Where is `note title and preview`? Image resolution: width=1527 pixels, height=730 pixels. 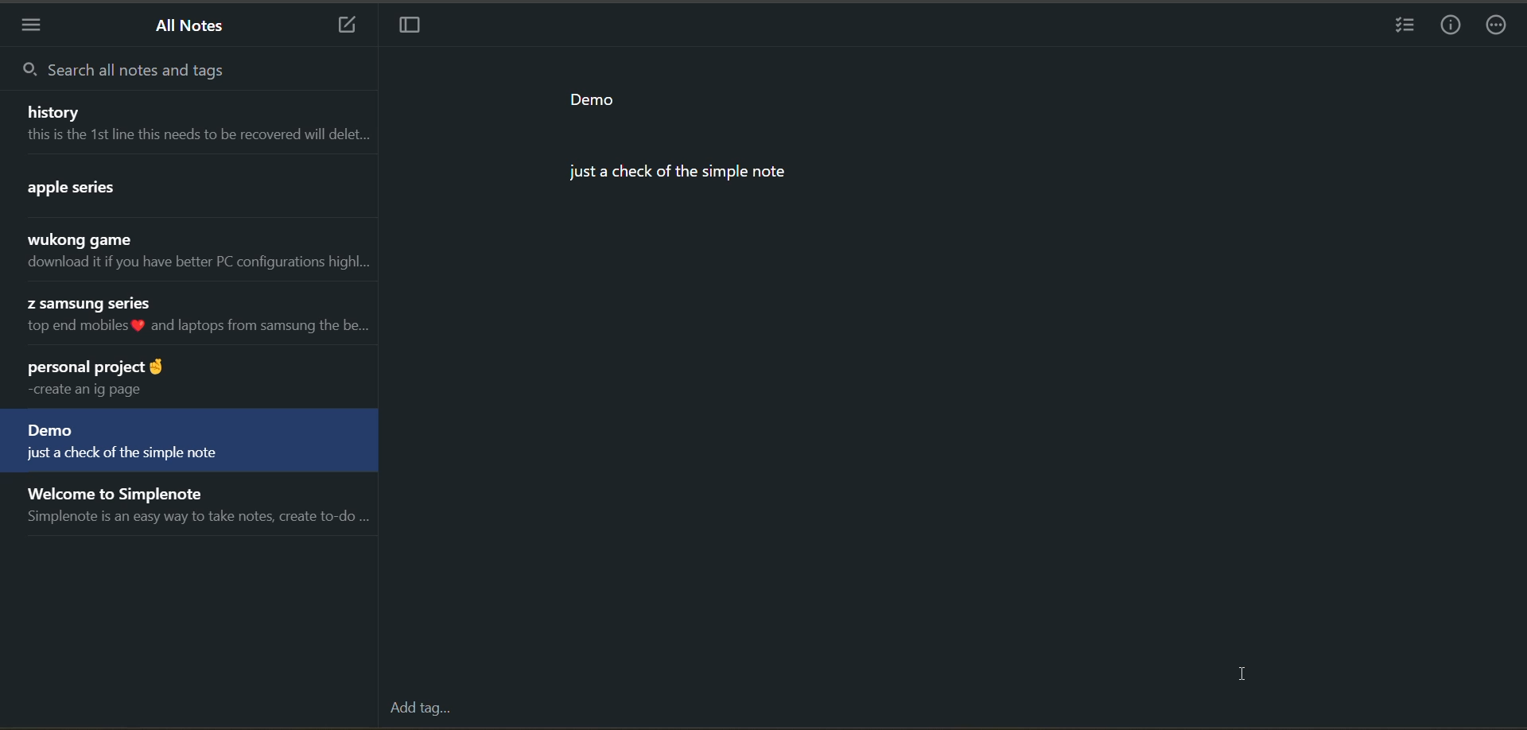 note title and preview is located at coordinates (196, 509).